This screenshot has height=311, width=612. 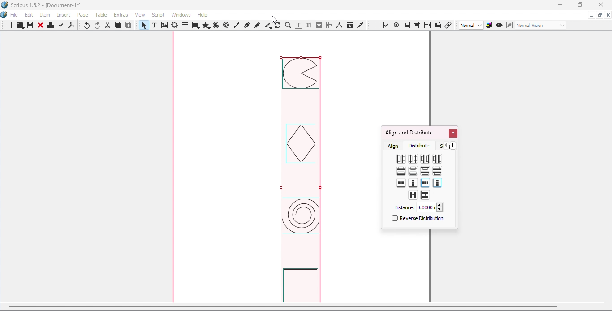 What do you see at coordinates (142, 14) in the screenshot?
I see `View` at bounding box center [142, 14].